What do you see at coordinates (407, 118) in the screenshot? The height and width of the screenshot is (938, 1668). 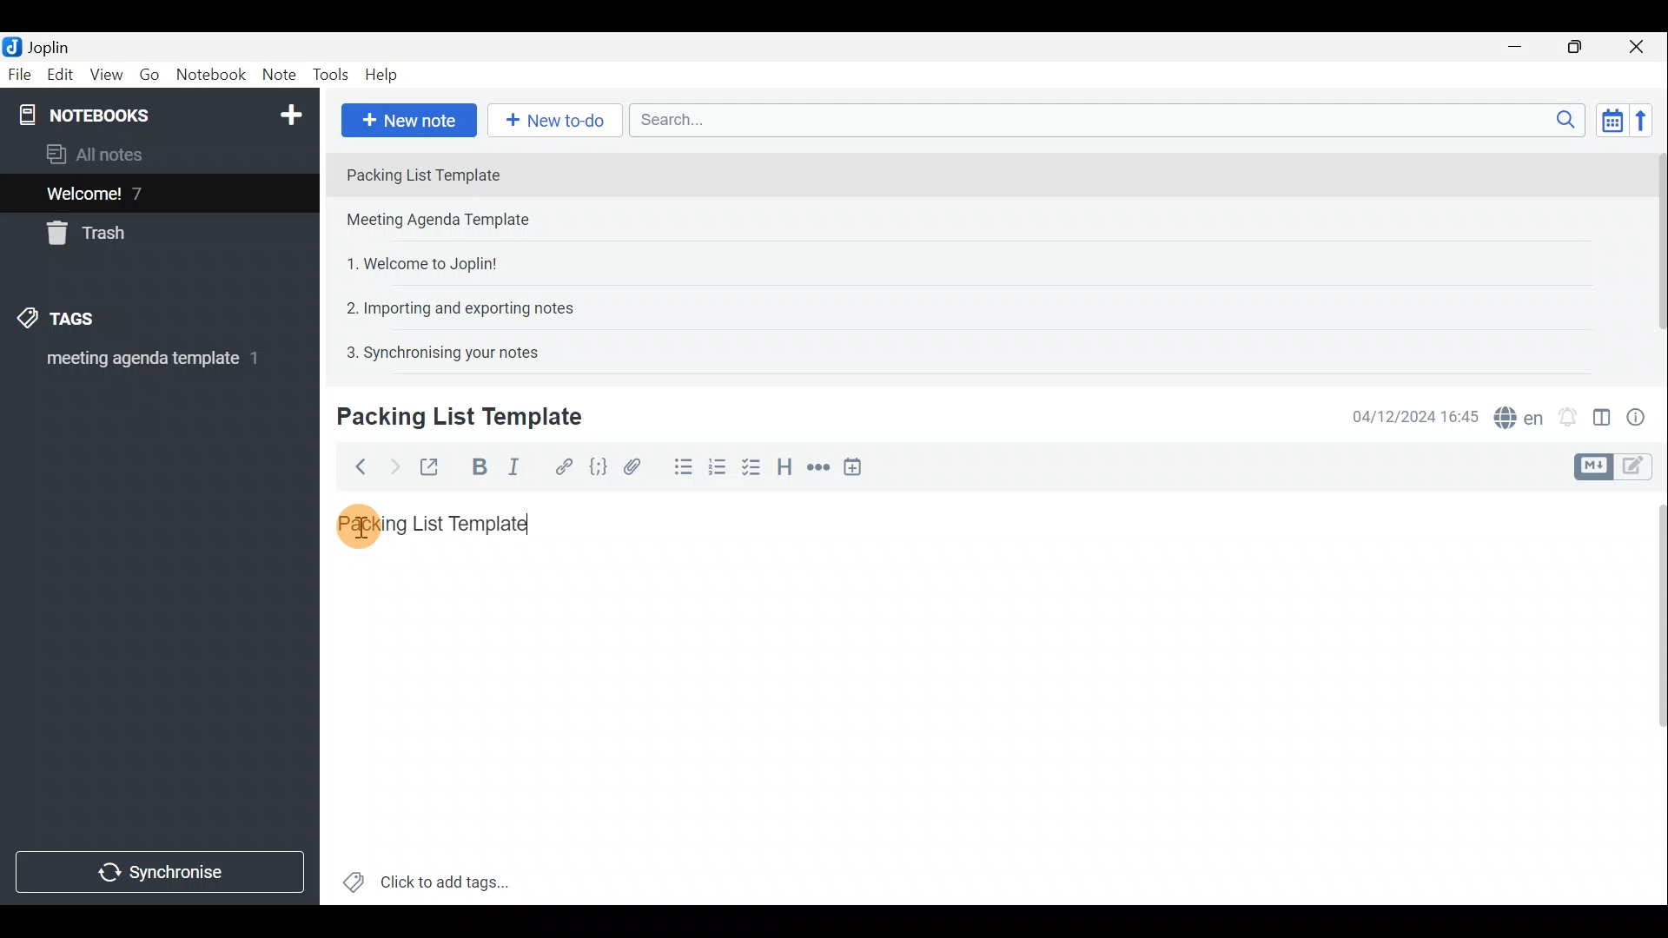 I see `New note` at bounding box center [407, 118].